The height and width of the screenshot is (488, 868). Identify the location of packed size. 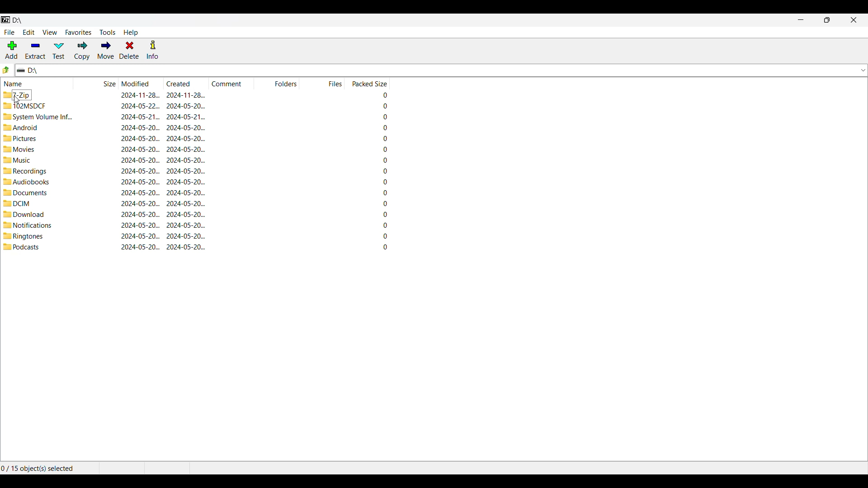
(382, 149).